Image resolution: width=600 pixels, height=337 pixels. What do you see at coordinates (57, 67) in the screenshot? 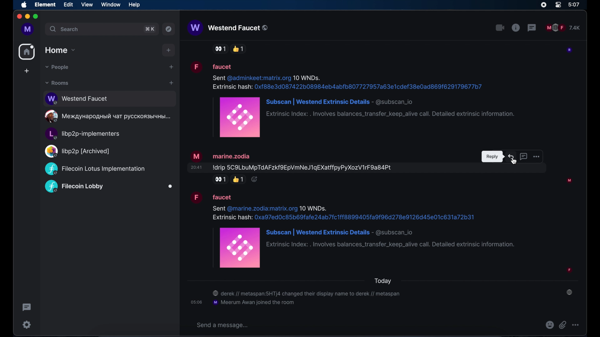
I see `people dropdown` at bounding box center [57, 67].